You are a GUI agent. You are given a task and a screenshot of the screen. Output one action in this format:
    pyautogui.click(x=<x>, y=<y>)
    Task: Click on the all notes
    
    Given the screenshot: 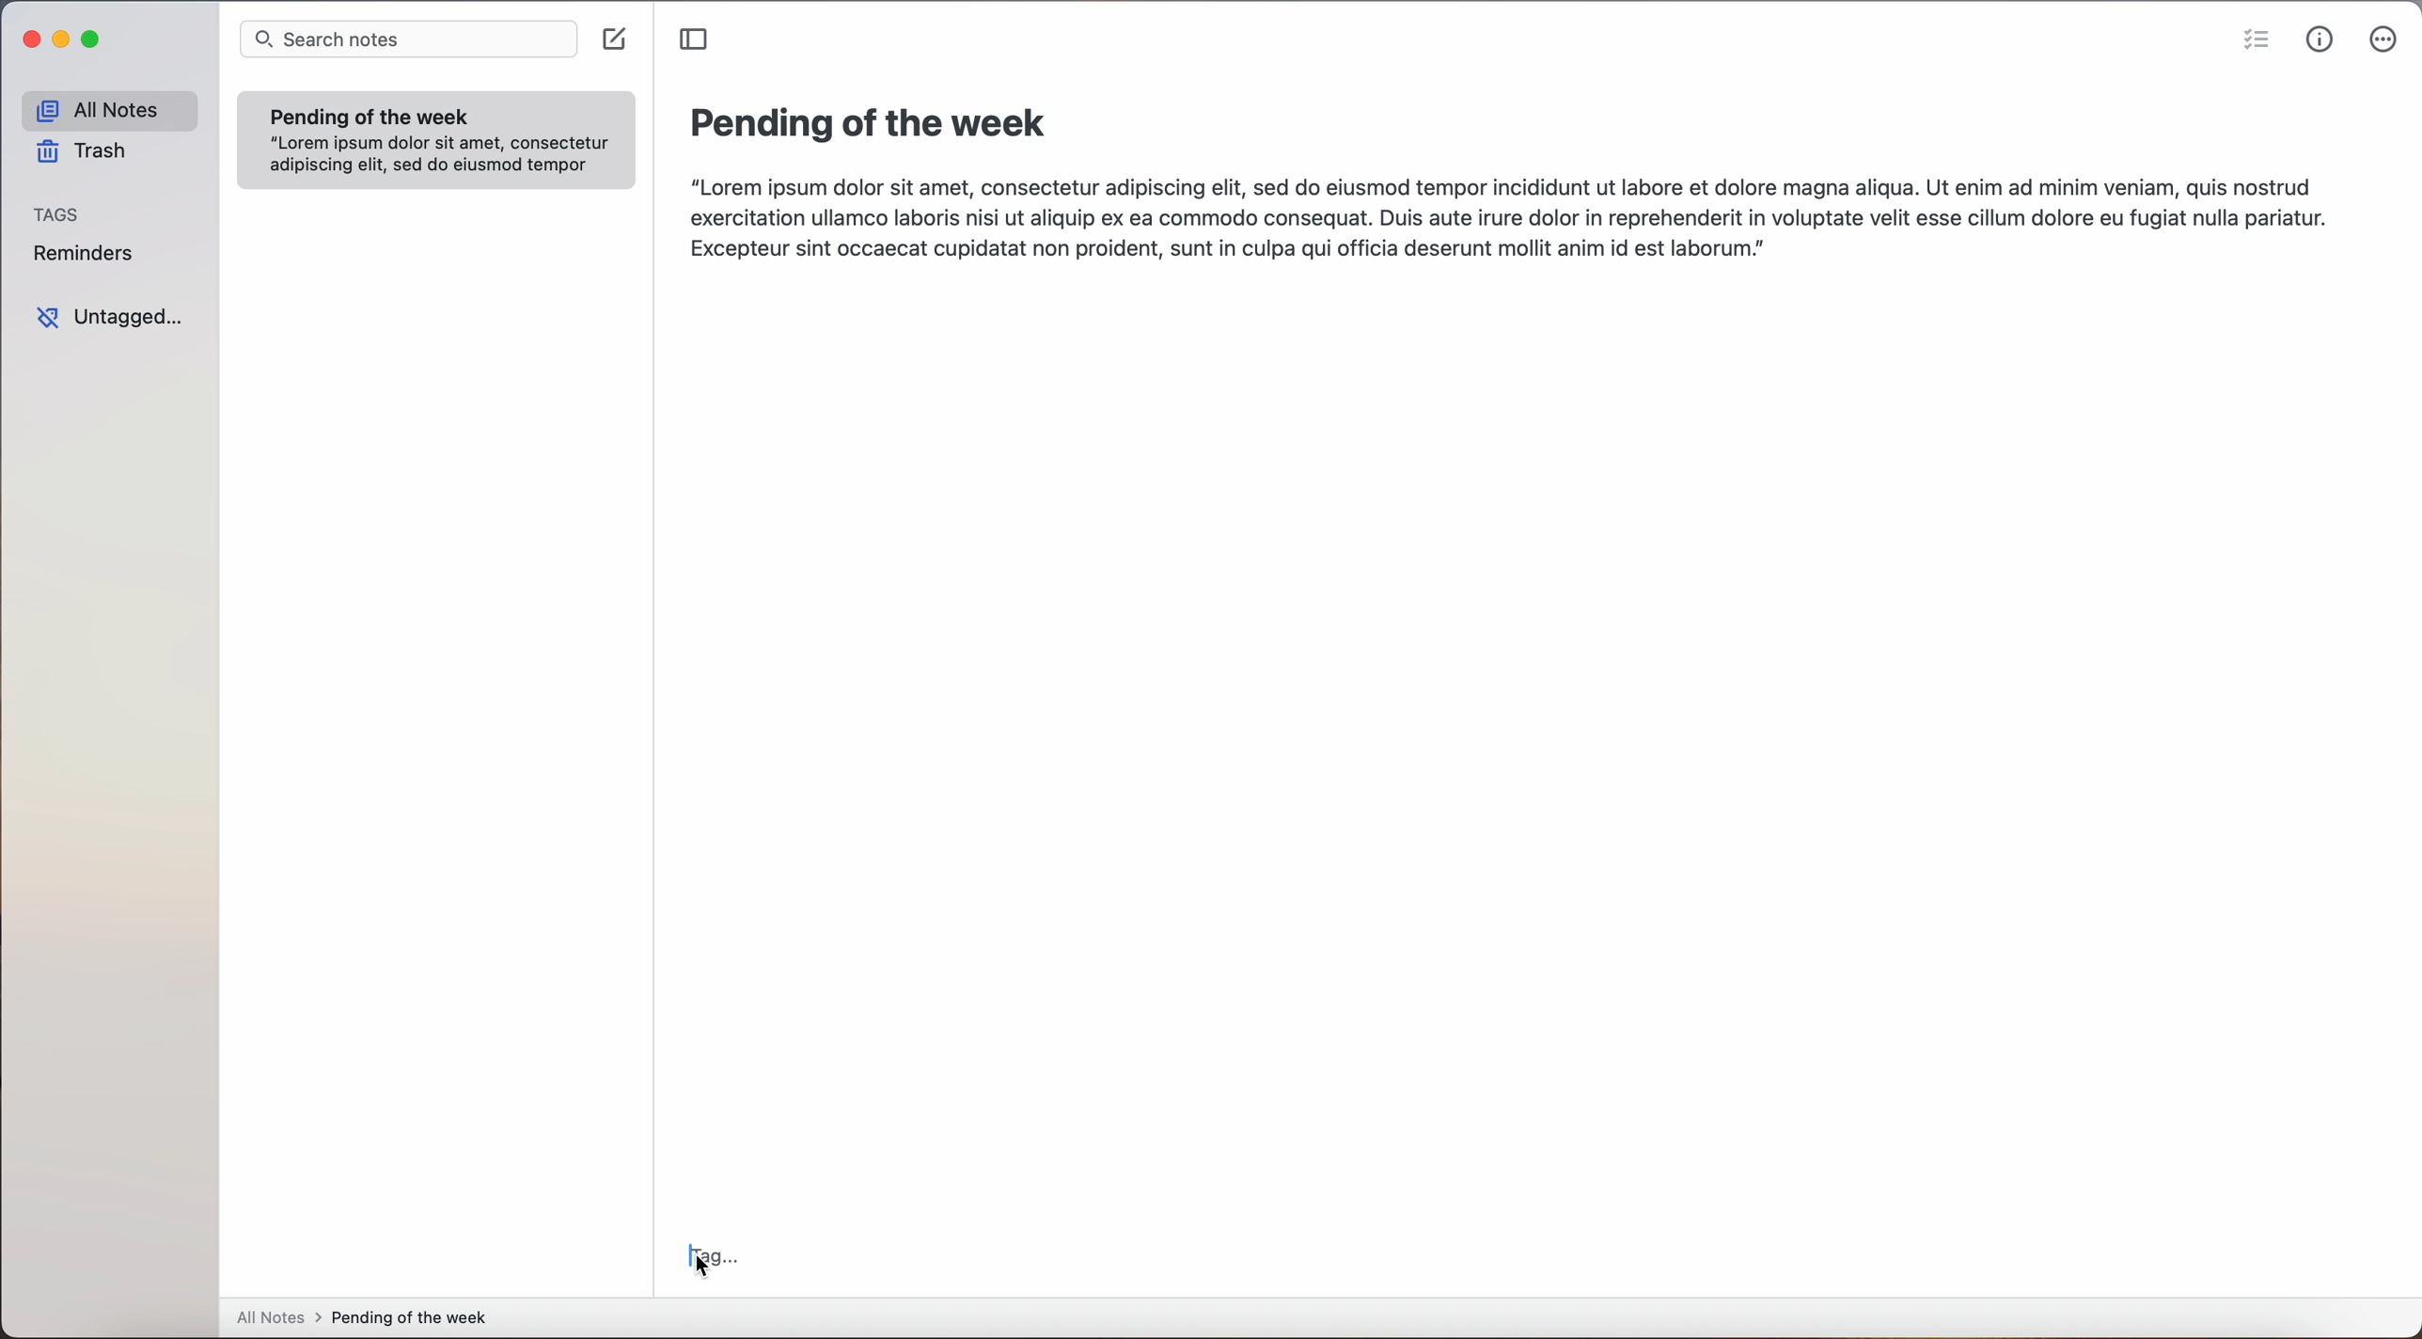 What is the action you would take?
    pyautogui.click(x=109, y=109)
    